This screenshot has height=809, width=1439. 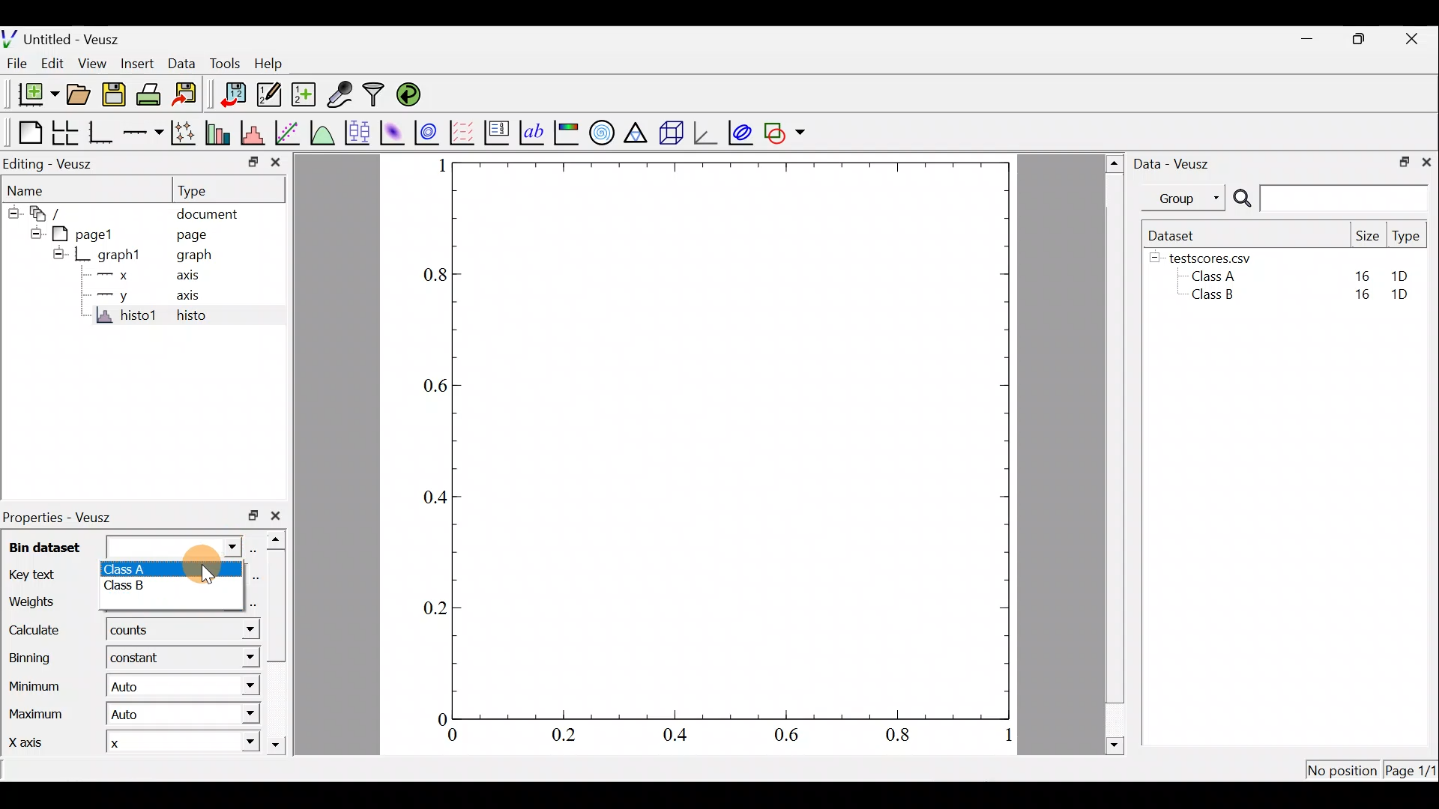 What do you see at coordinates (1407, 237) in the screenshot?
I see `Type` at bounding box center [1407, 237].